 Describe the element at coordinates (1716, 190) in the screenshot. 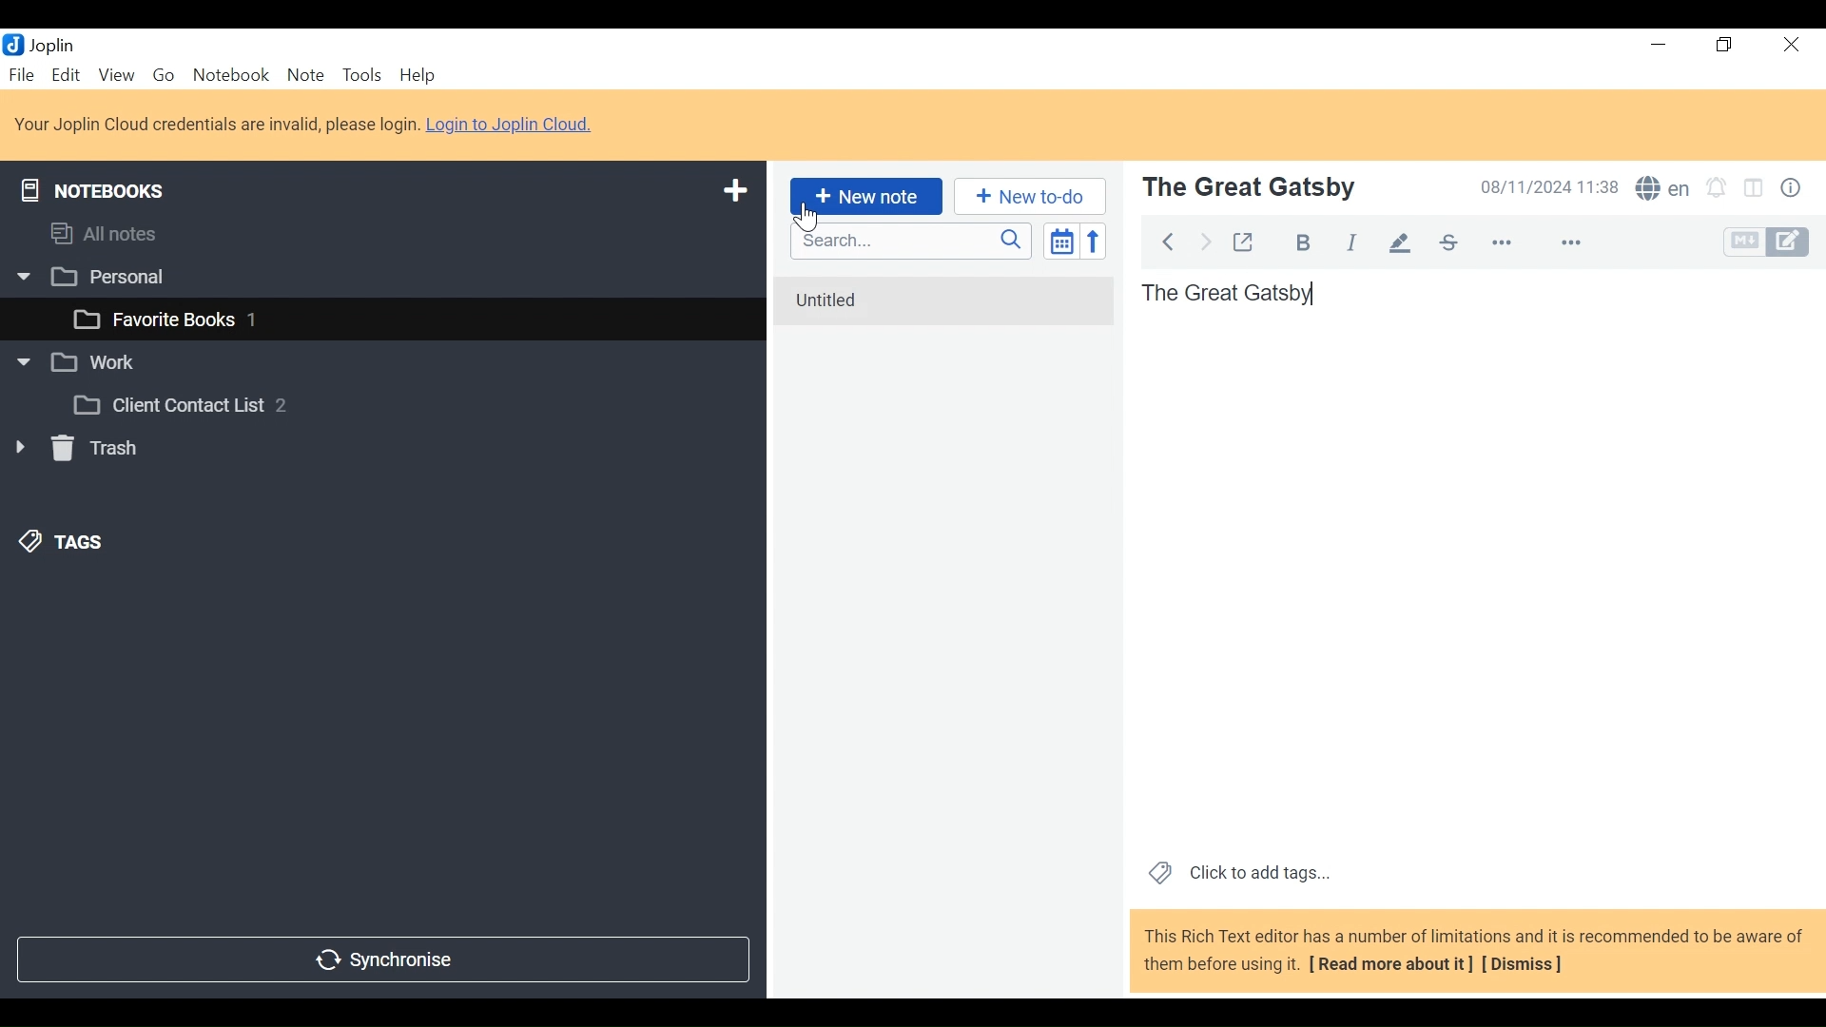

I see `Set alarms` at that location.